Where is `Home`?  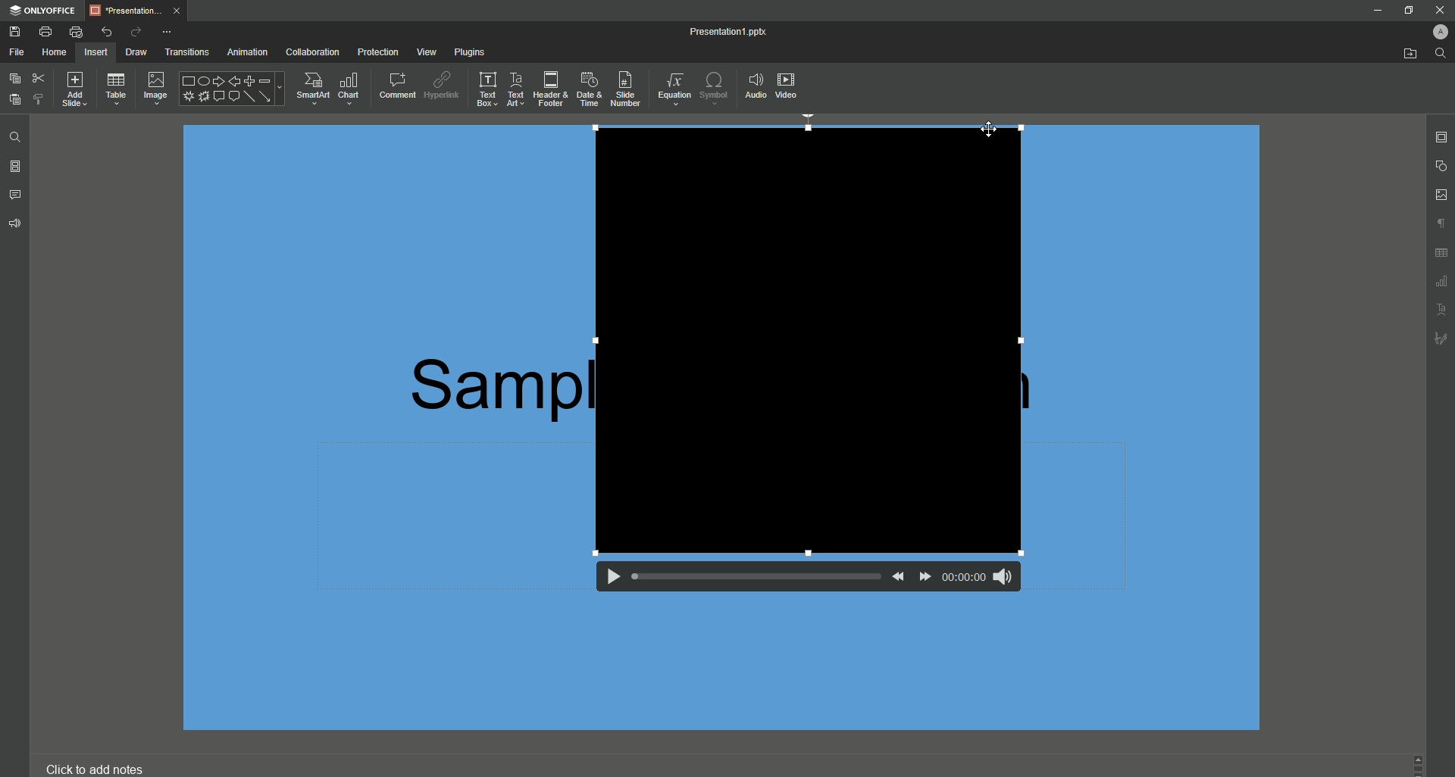 Home is located at coordinates (55, 53).